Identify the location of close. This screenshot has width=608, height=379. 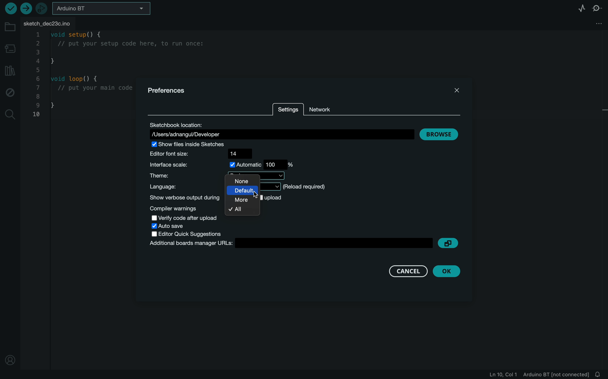
(459, 92).